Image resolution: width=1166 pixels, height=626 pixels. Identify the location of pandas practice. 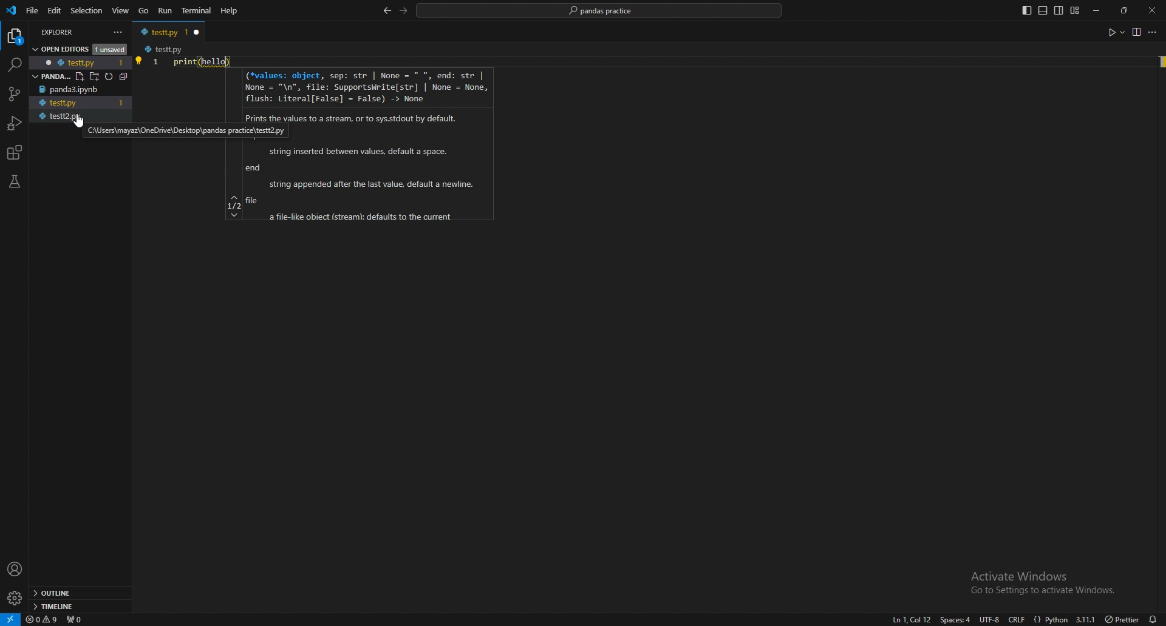
(601, 11).